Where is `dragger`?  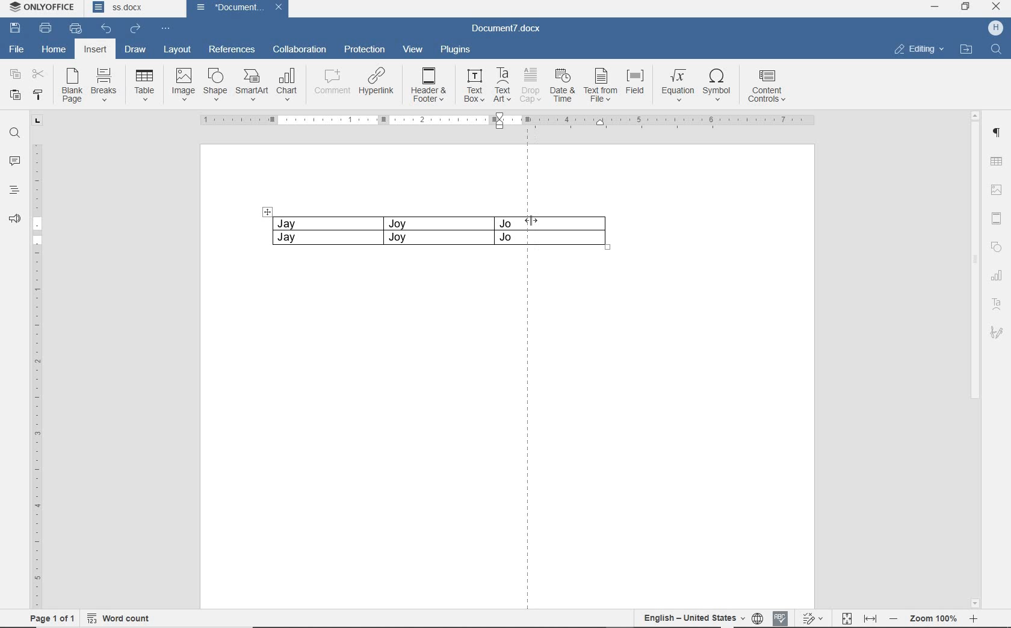
dragger is located at coordinates (267, 211).